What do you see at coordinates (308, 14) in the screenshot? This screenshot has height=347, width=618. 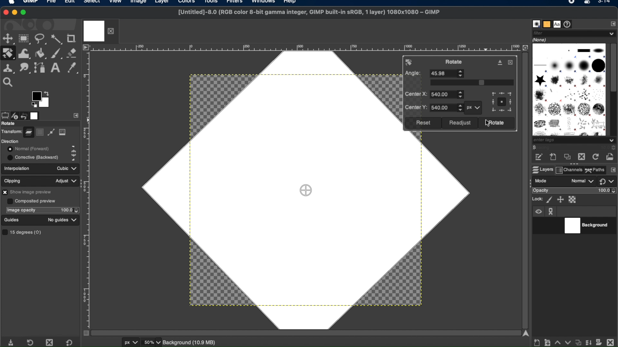 I see `[Untitled]-8.0 (RGB color 8-bit gamma integer, GIMP built-in sRGB, 1 layer) 1080x1080 - GIMP` at bounding box center [308, 14].